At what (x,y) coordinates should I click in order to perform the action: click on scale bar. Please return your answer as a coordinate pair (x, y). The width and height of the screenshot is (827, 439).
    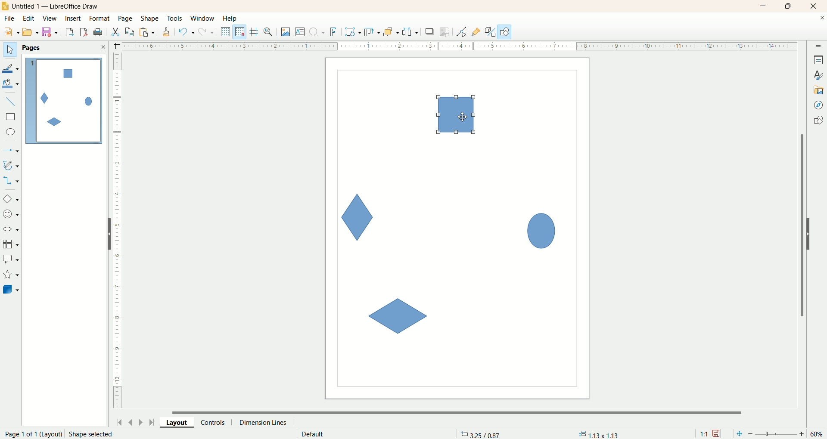
    Looking at the image, I should click on (117, 232).